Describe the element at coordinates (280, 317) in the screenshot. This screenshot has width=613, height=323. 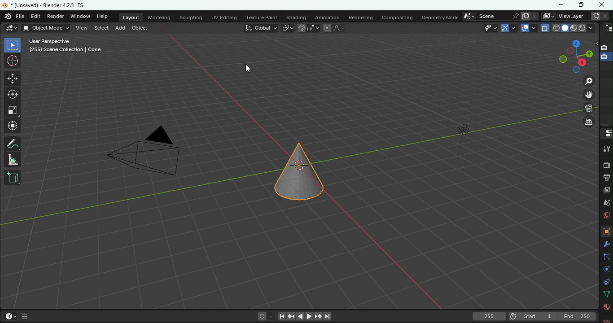
I see `Jump to first/last frame in frame range` at that location.